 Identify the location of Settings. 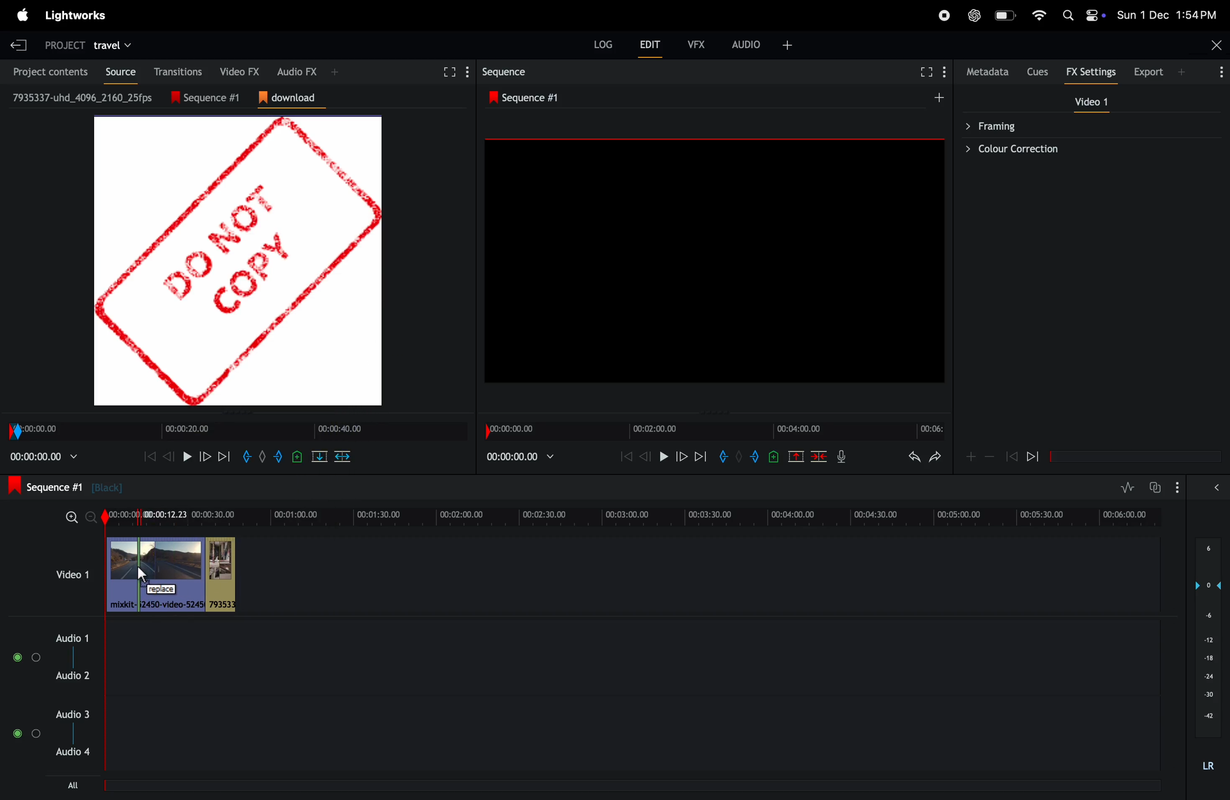
(468, 72).